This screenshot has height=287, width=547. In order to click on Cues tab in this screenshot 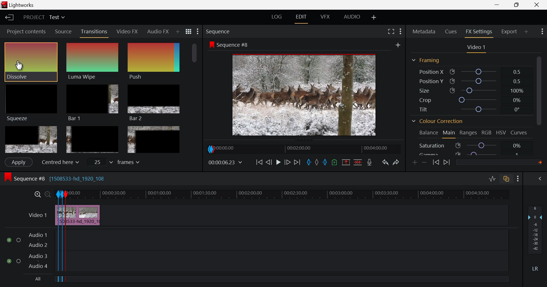, I will do `click(451, 31)`.